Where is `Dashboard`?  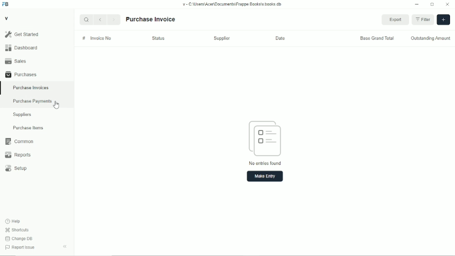 Dashboard is located at coordinates (37, 48).